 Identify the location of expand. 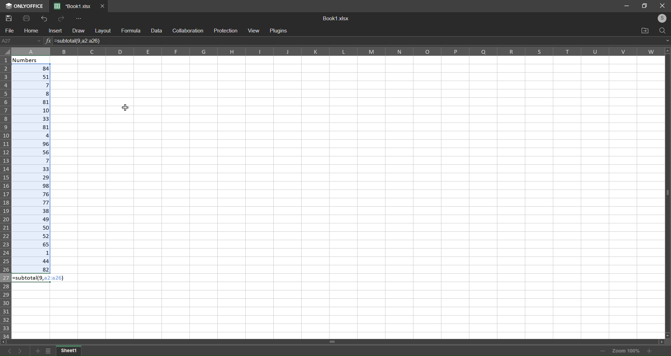
(666, 39).